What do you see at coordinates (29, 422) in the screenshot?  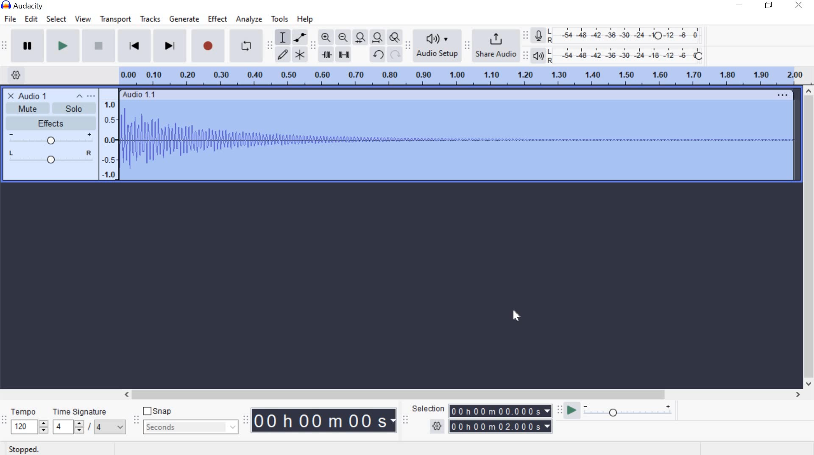 I see `tempo` at bounding box center [29, 422].